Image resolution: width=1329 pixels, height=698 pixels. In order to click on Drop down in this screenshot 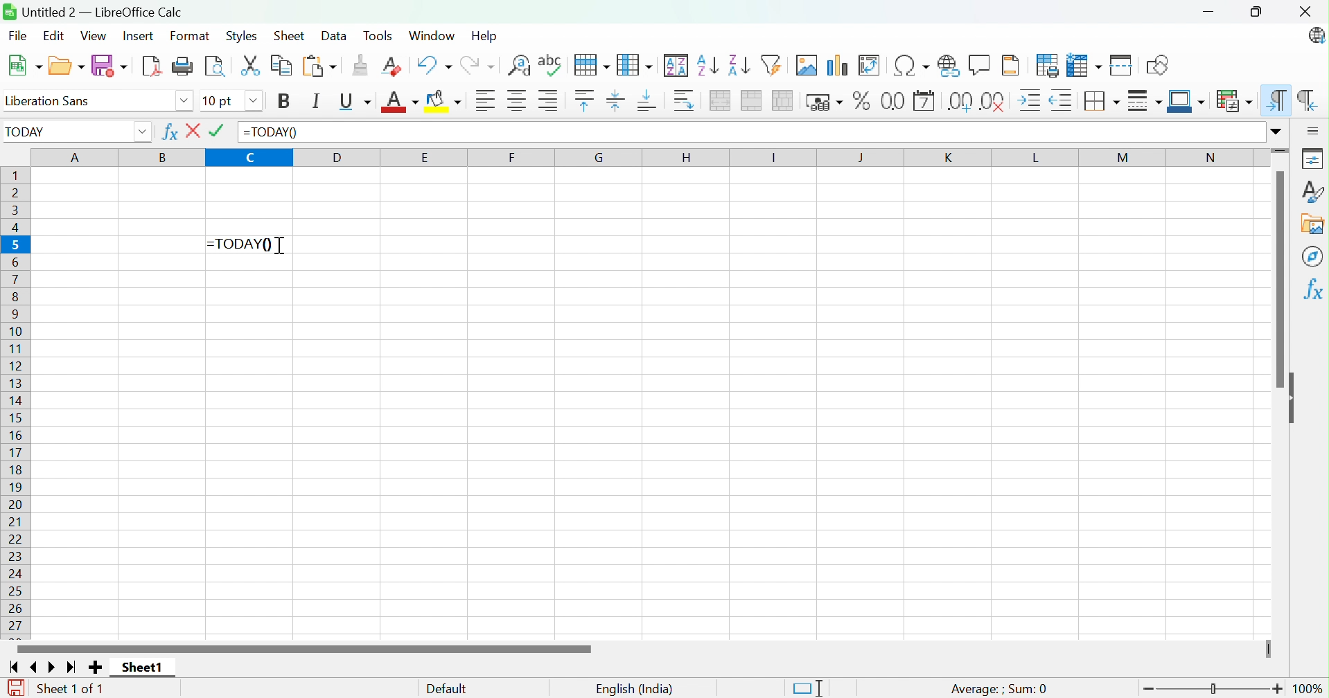, I will do `click(141, 133)`.